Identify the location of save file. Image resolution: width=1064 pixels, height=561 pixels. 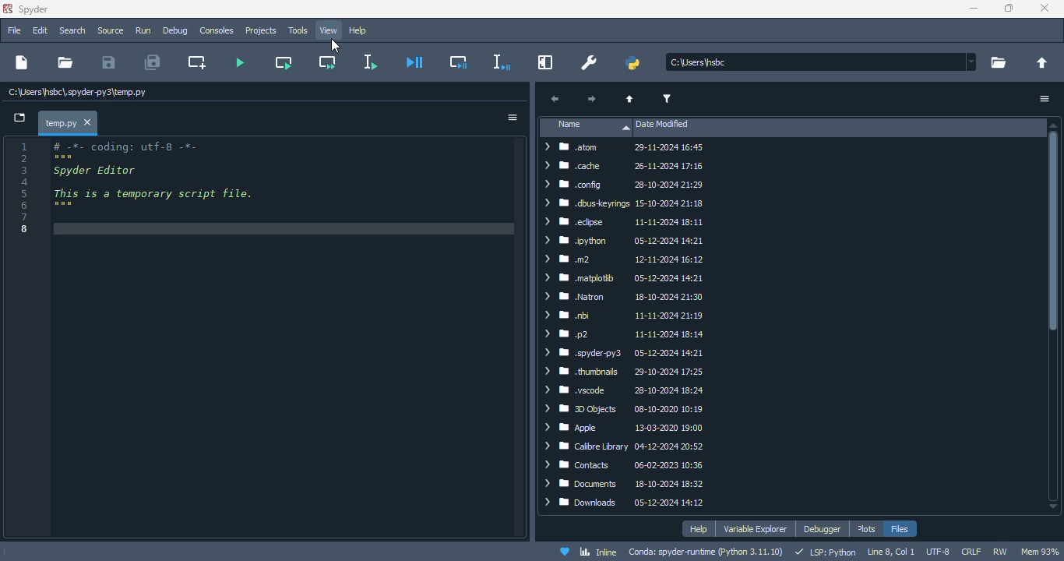
(107, 62).